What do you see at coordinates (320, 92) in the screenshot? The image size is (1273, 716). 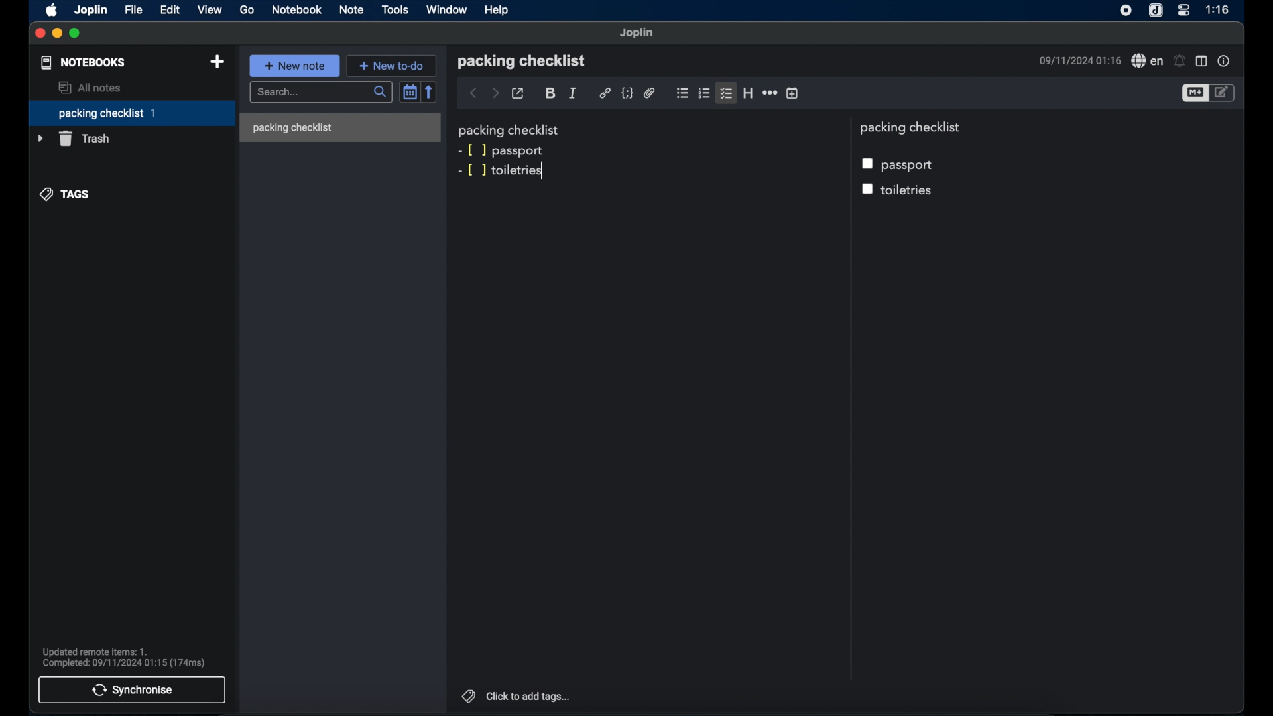 I see `search bar` at bounding box center [320, 92].